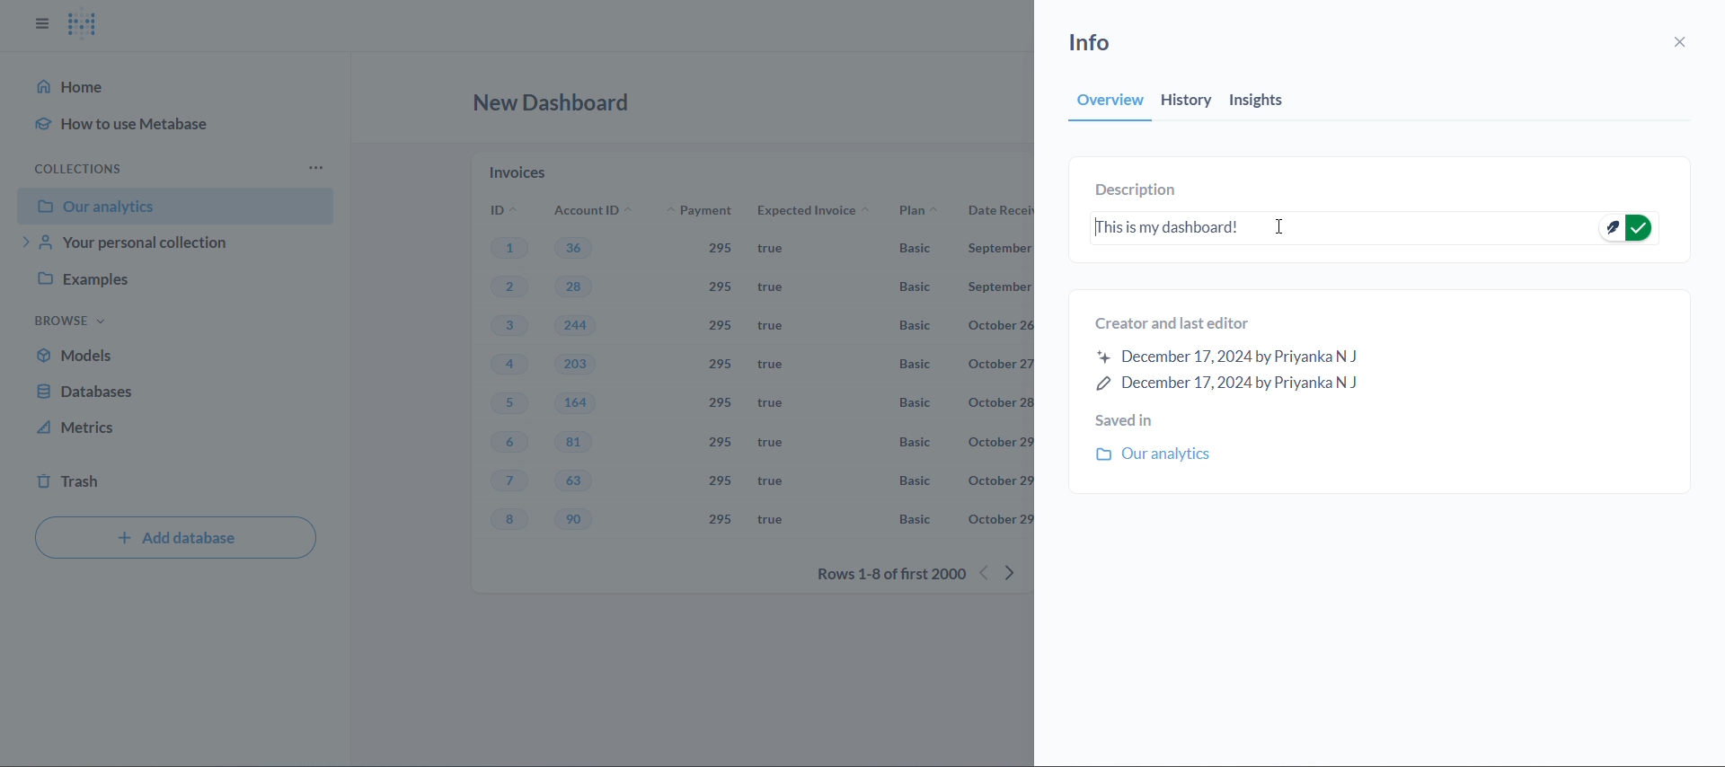 The height and width of the screenshot is (767, 1725). Describe the element at coordinates (580, 521) in the screenshot. I see `90` at that location.